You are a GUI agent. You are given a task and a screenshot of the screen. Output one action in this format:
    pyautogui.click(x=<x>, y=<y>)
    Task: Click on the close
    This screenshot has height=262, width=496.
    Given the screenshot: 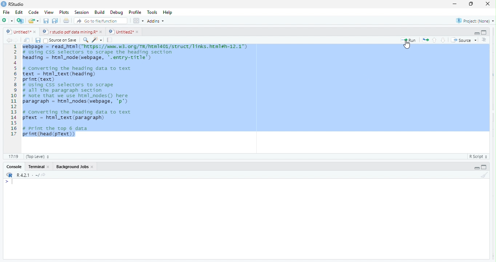 What is the action you would take?
    pyautogui.click(x=36, y=32)
    